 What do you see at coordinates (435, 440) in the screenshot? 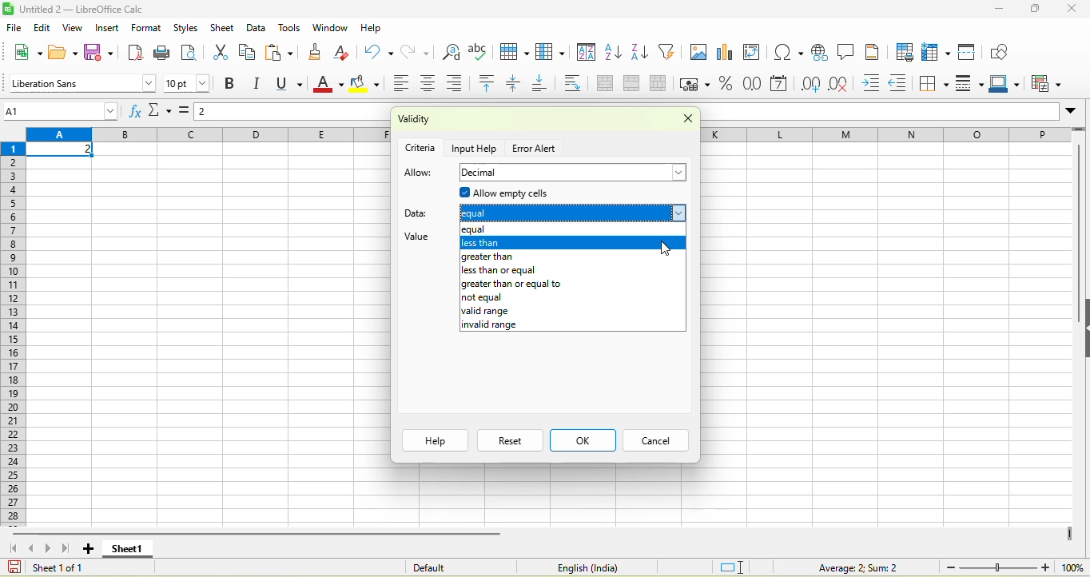
I see `help` at bounding box center [435, 440].